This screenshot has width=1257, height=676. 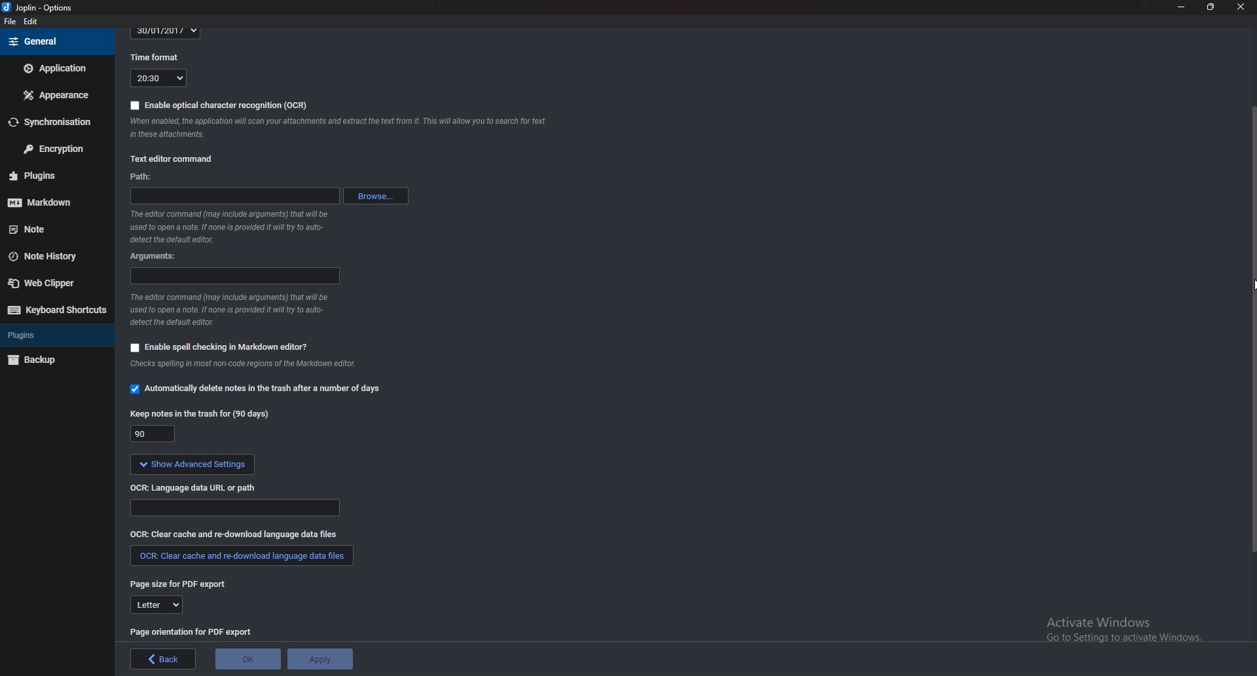 I want to click on Automatically delete notes, so click(x=258, y=387).